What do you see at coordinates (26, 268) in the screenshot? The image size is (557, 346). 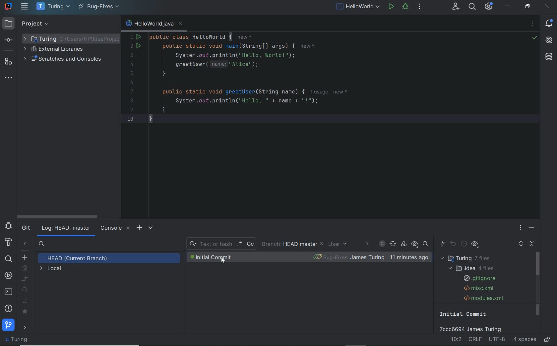 I see `delete branch` at bounding box center [26, 268].